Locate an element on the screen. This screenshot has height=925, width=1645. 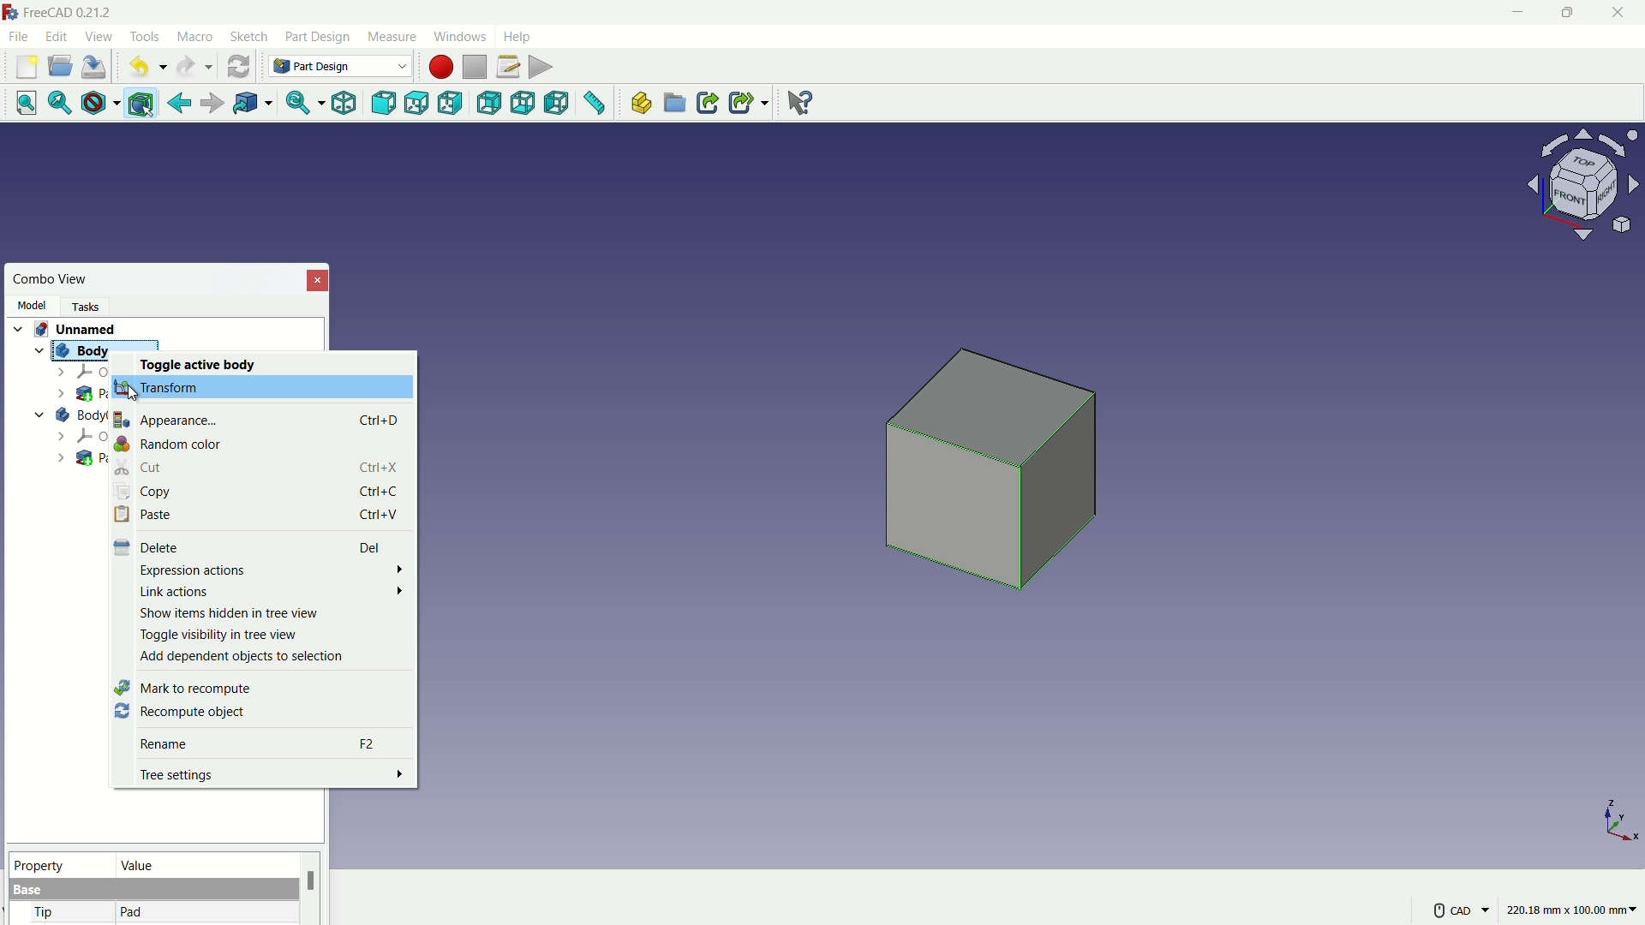
sync view is located at coordinates (297, 104).